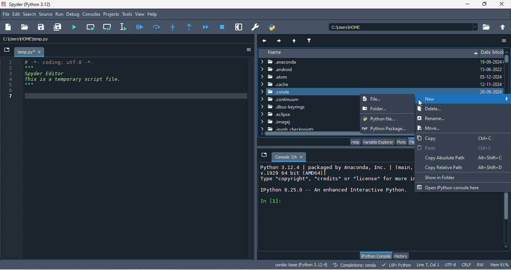 This screenshot has width=511, height=270. I want to click on utf 8, so click(451, 265).